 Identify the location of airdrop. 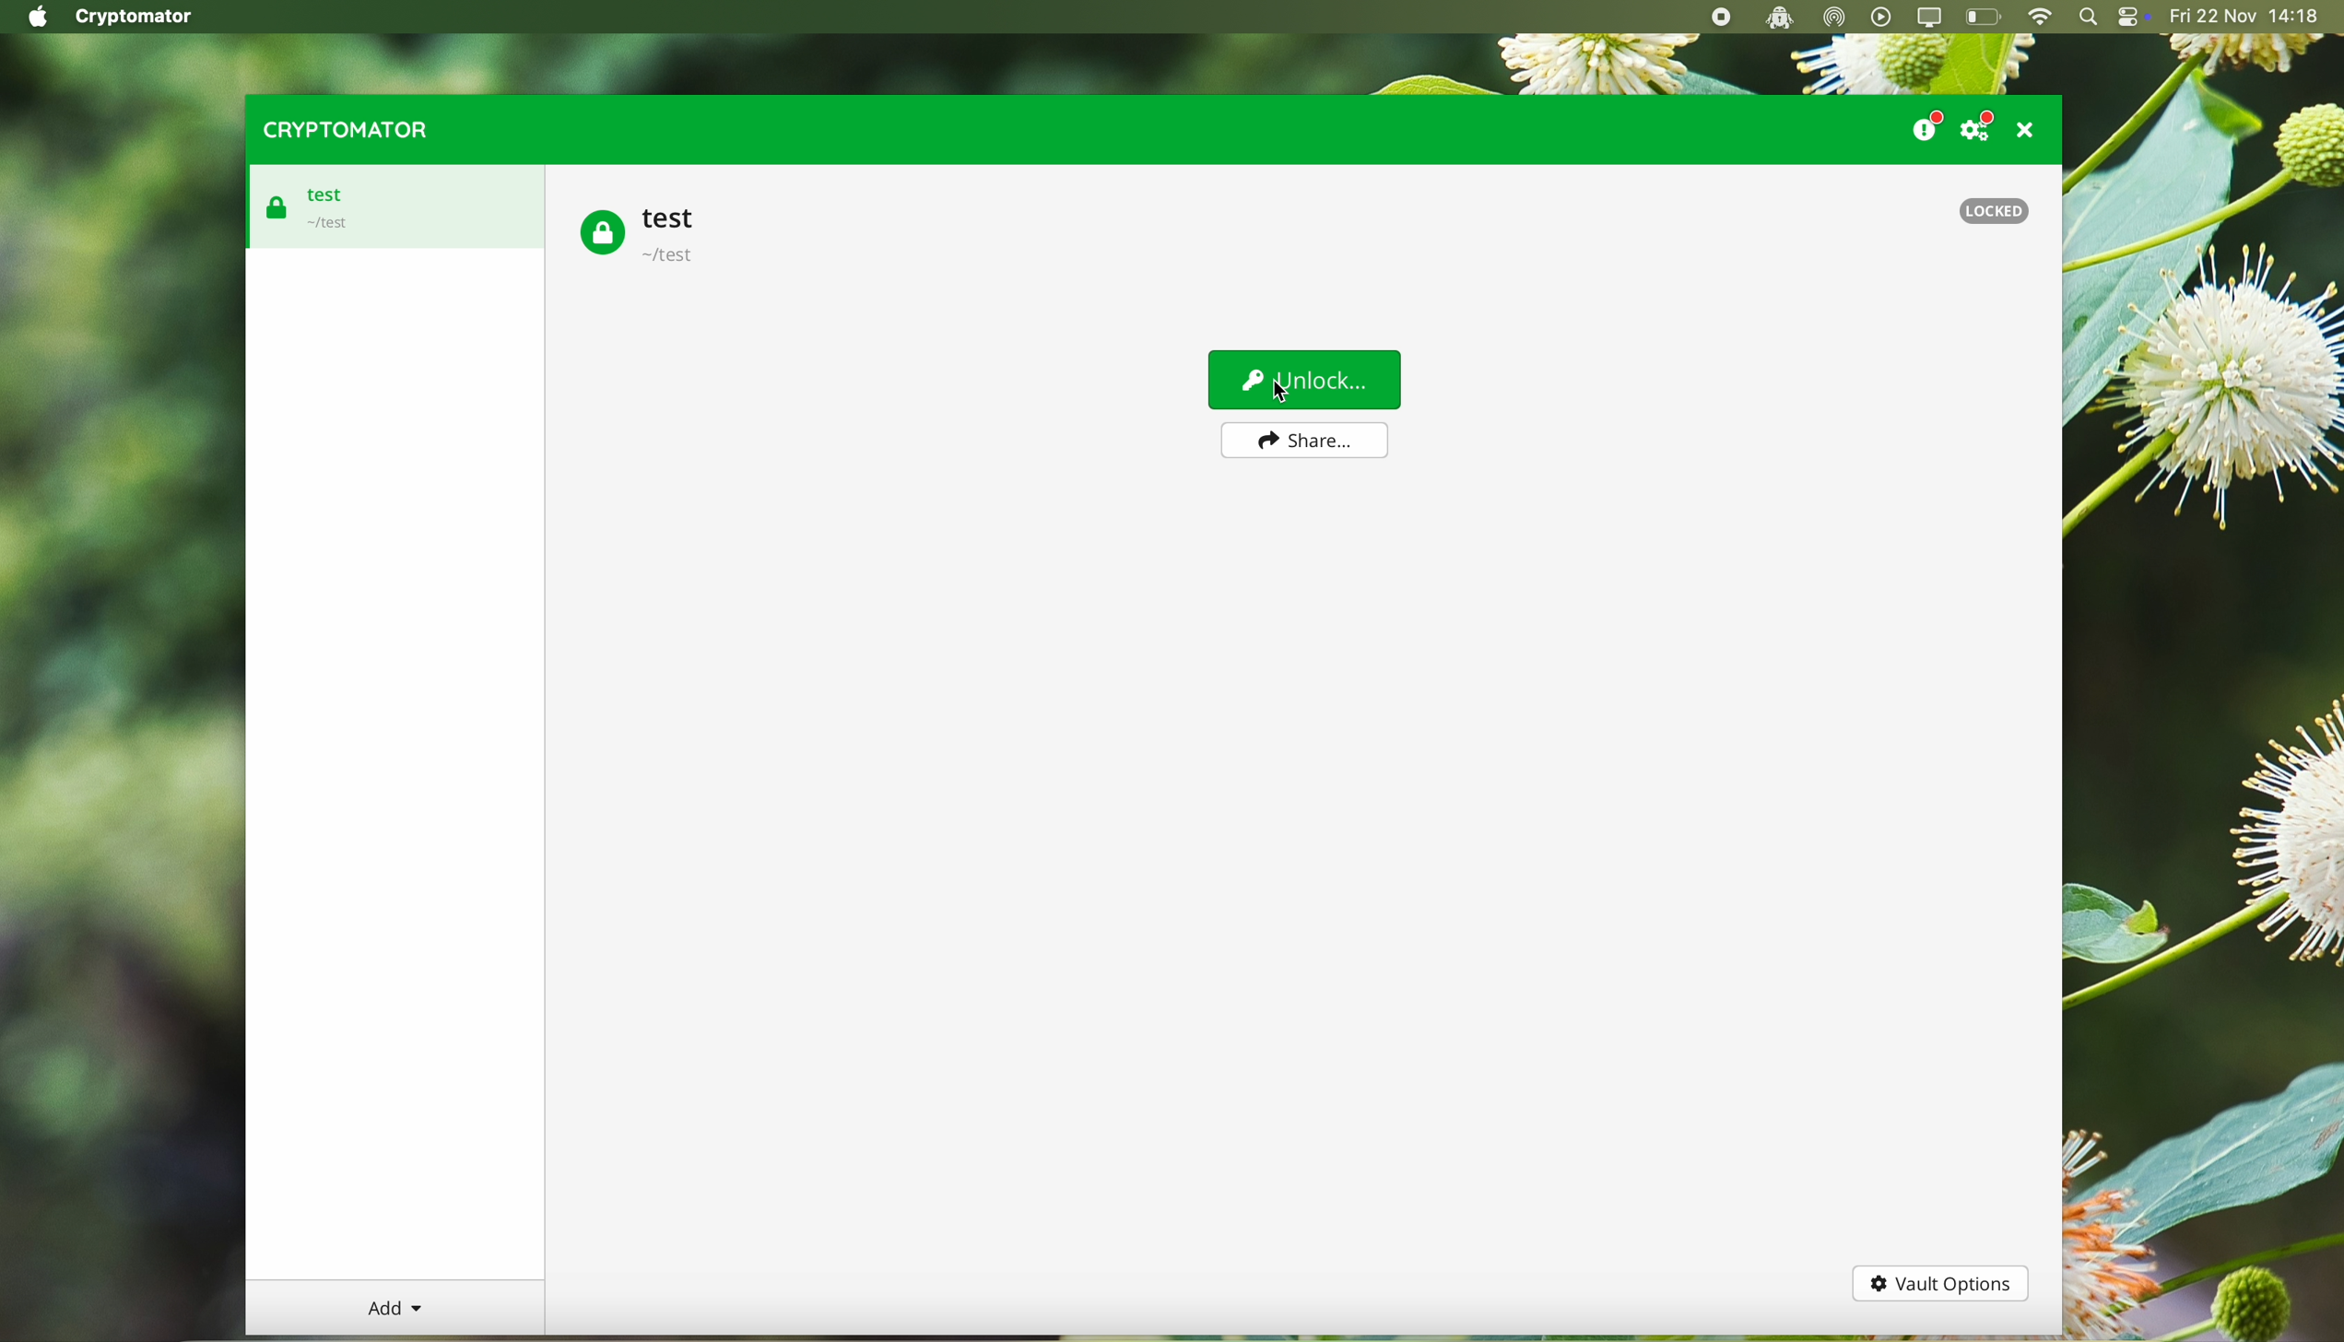
(1834, 18).